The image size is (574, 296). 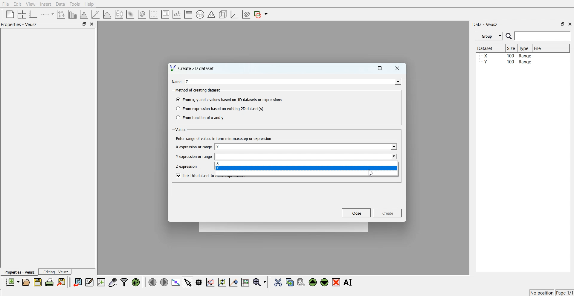 I want to click on }  Zexpression, so click(x=187, y=167).